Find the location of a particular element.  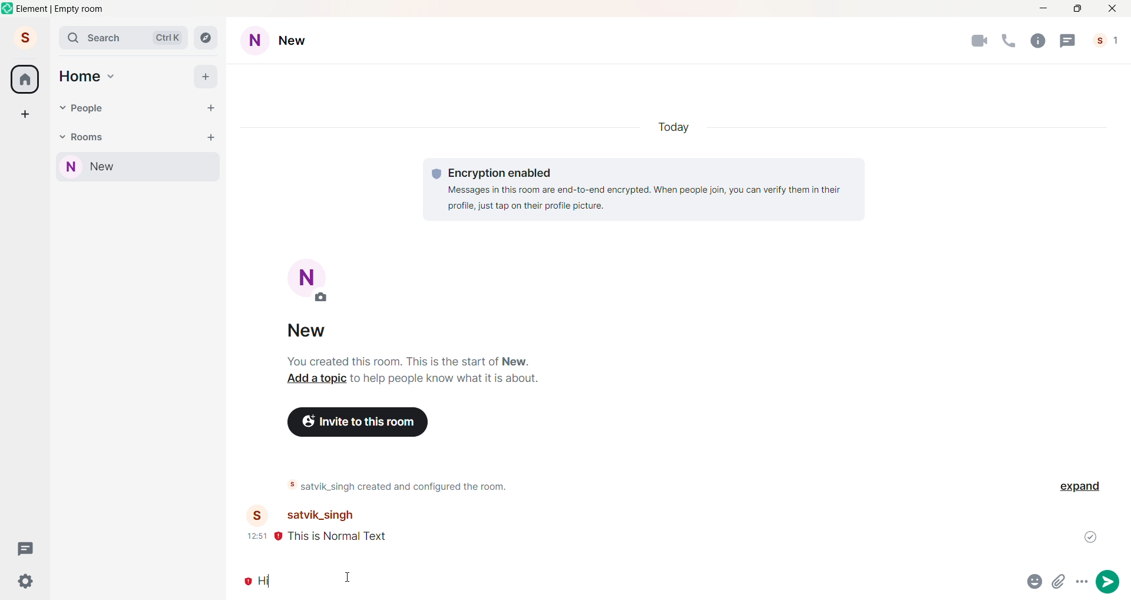

Not Encrypted is located at coordinates (278, 538).